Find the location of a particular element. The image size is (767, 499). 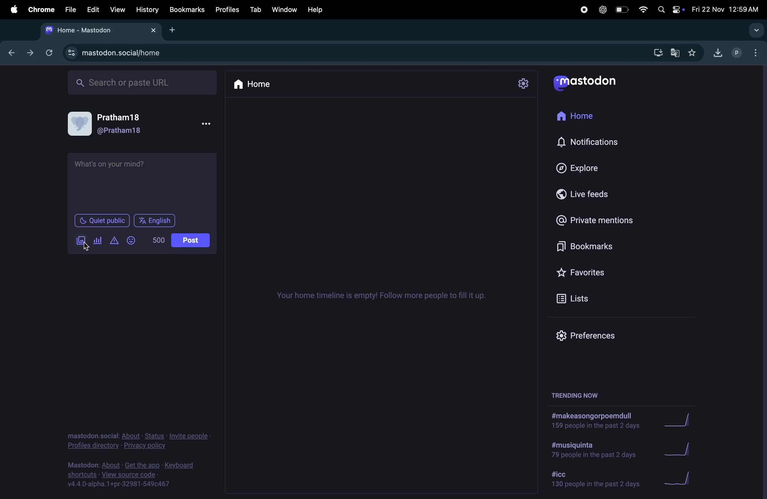

view site information is located at coordinates (71, 53).